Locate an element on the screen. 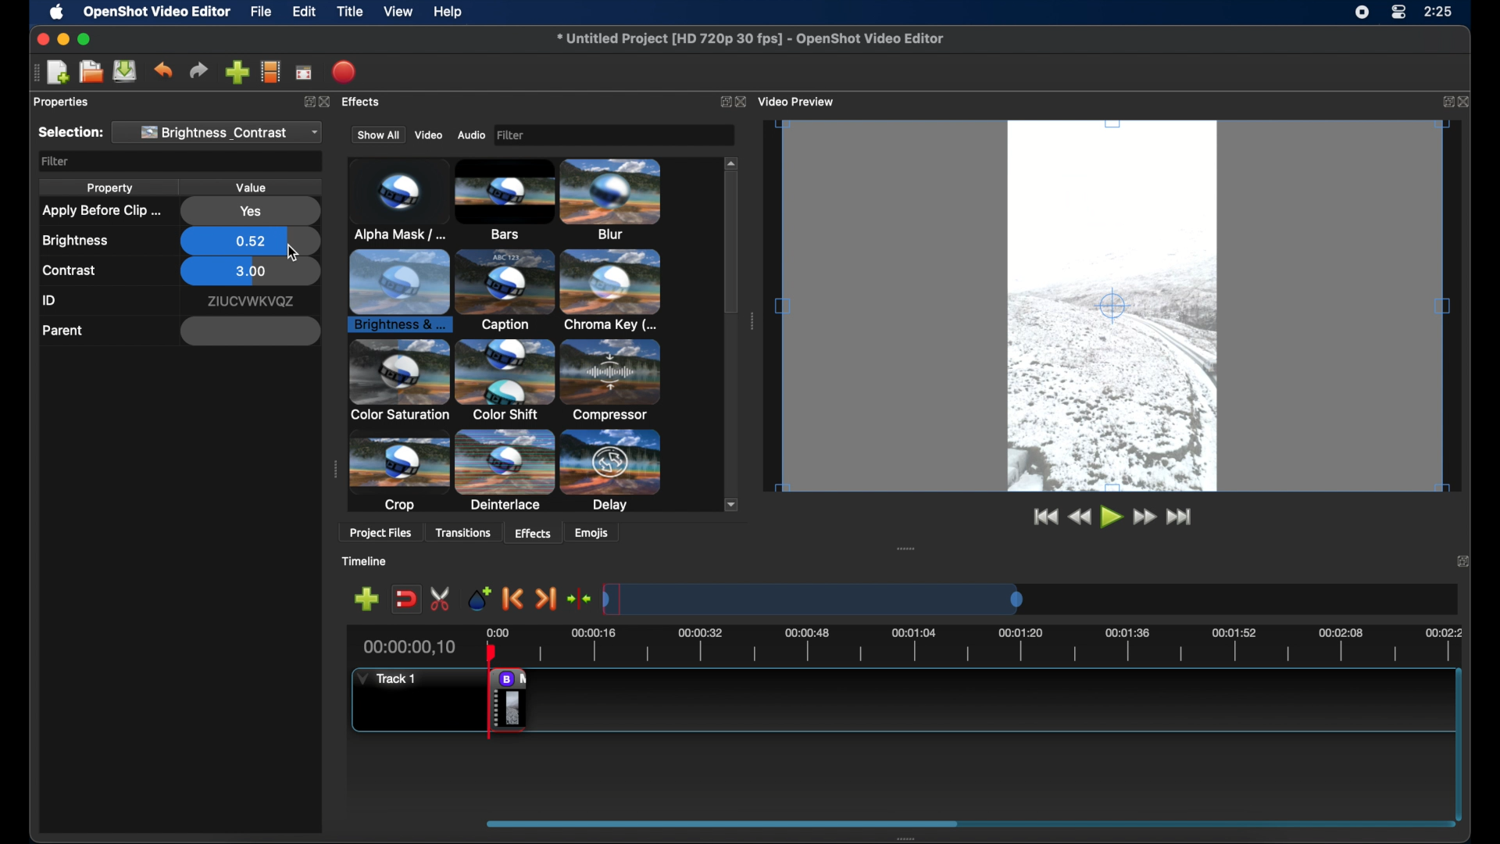 The height and width of the screenshot is (844, 1500). add track is located at coordinates (366, 599).